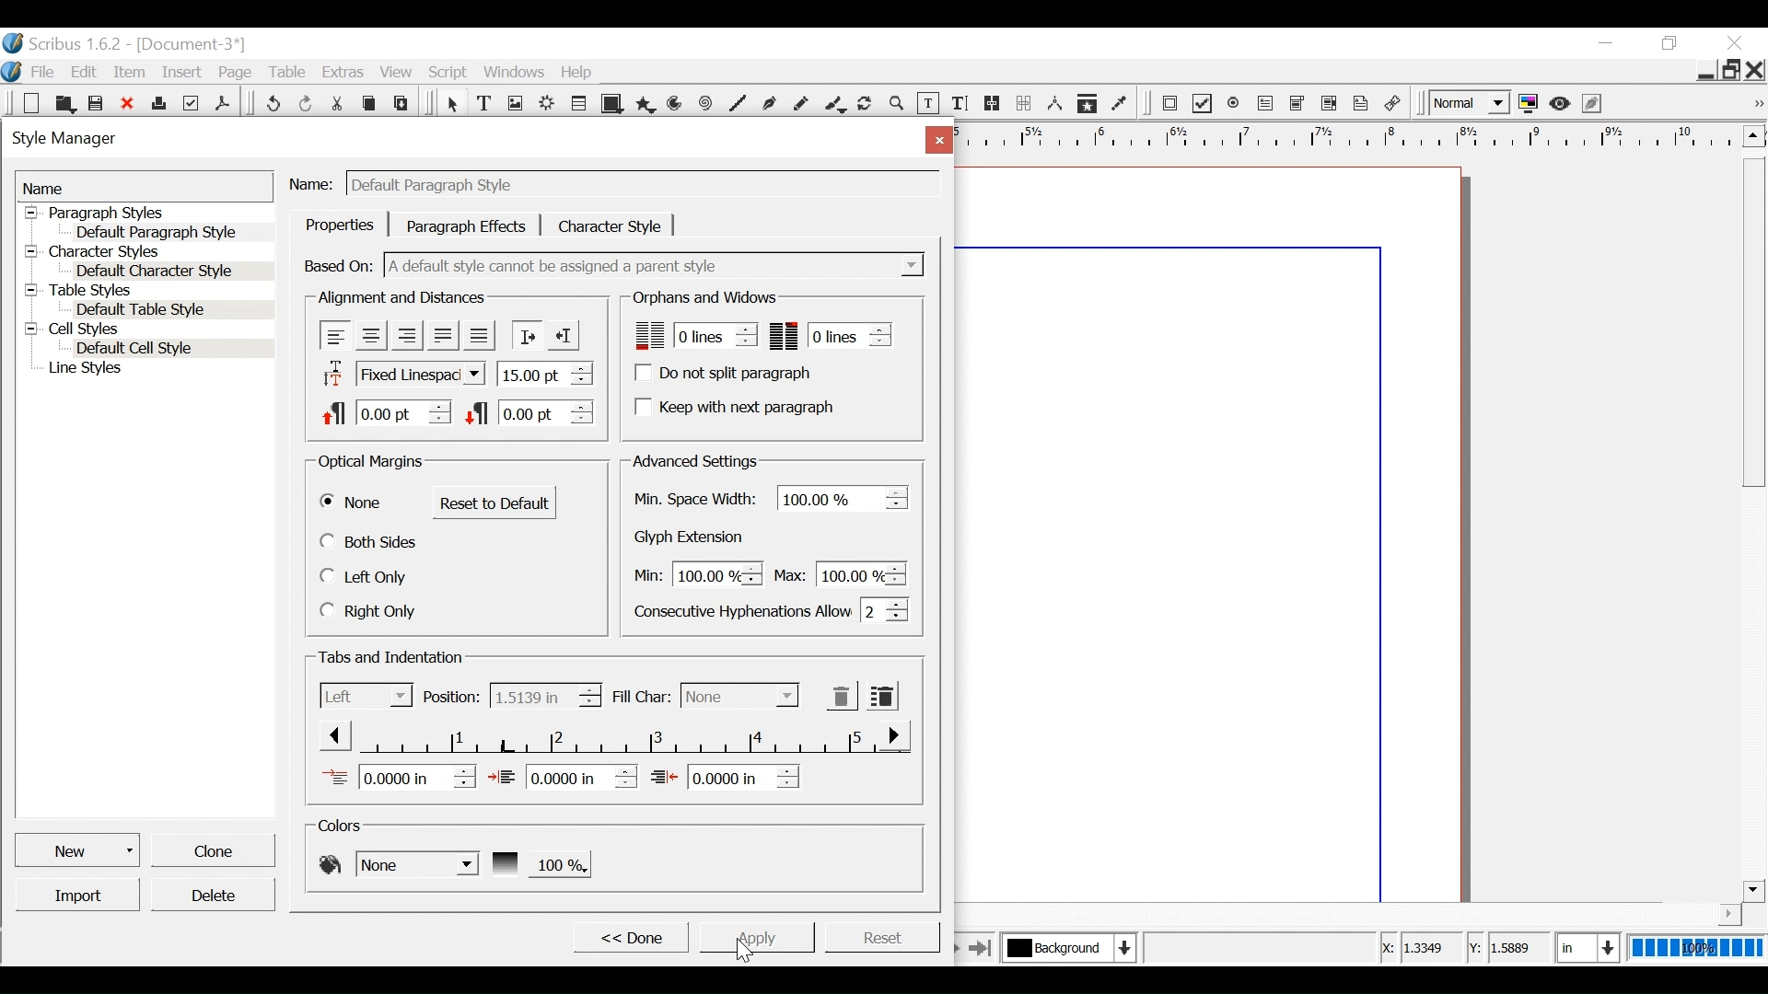  What do you see at coordinates (393, 658) in the screenshot?
I see `Tabs and Indentation` at bounding box center [393, 658].